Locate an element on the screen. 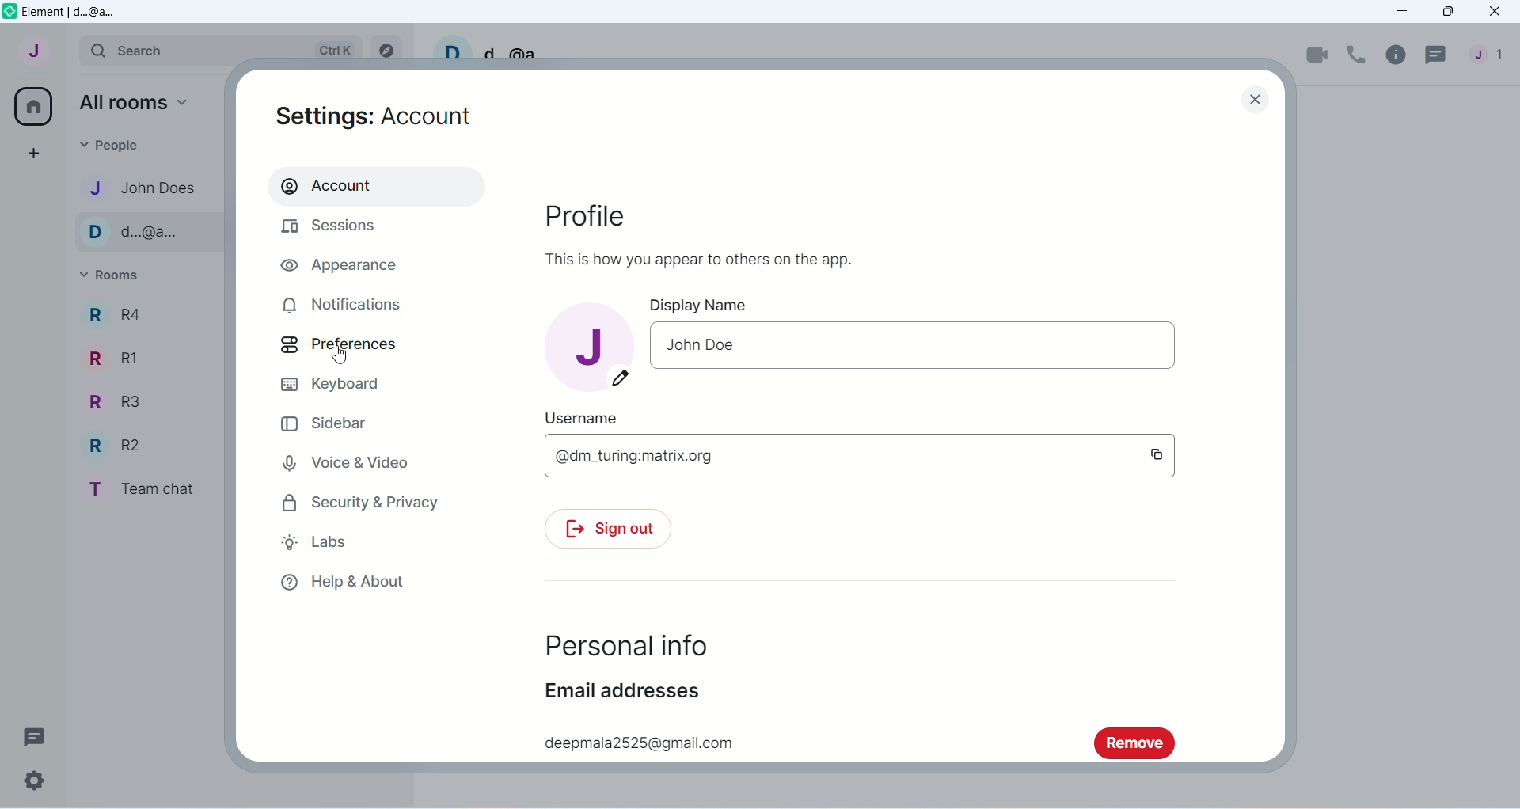  Sign out  is located at coordinates (610, 529).